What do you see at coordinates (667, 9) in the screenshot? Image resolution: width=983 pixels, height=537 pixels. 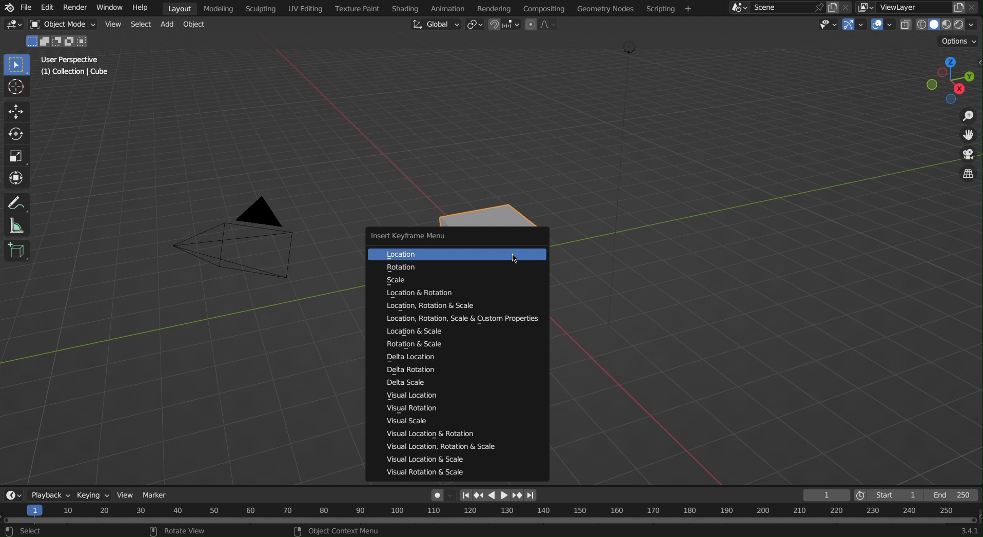 I see `Scripting` at bounding box center [667, 9].